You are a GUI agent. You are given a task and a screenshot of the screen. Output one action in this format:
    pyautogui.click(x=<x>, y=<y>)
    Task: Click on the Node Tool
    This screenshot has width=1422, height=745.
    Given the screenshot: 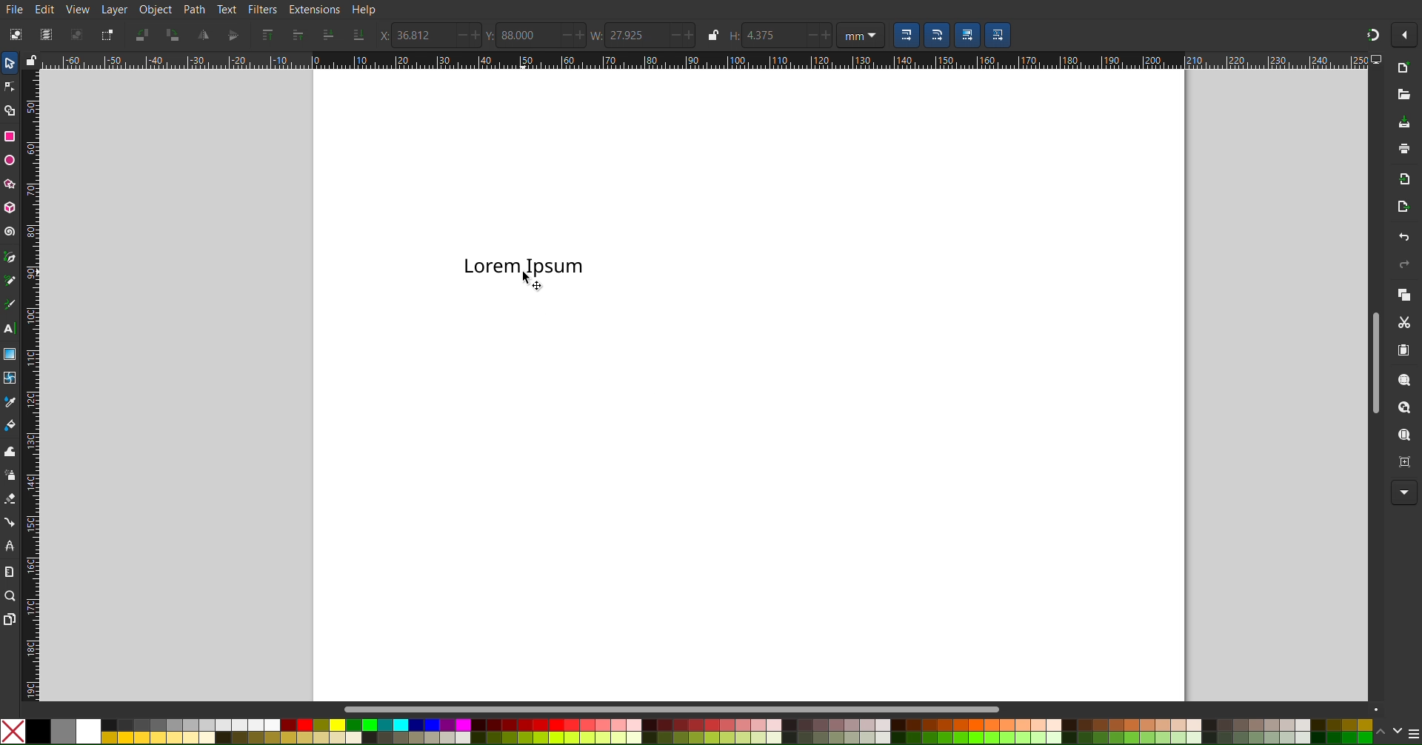 What is the action you would take?
    pyautogui.click(x=10, y=87)
    